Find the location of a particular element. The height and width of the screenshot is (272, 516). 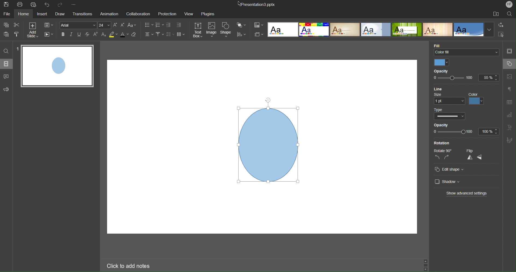

Arial is located at coordinates (79, 25).